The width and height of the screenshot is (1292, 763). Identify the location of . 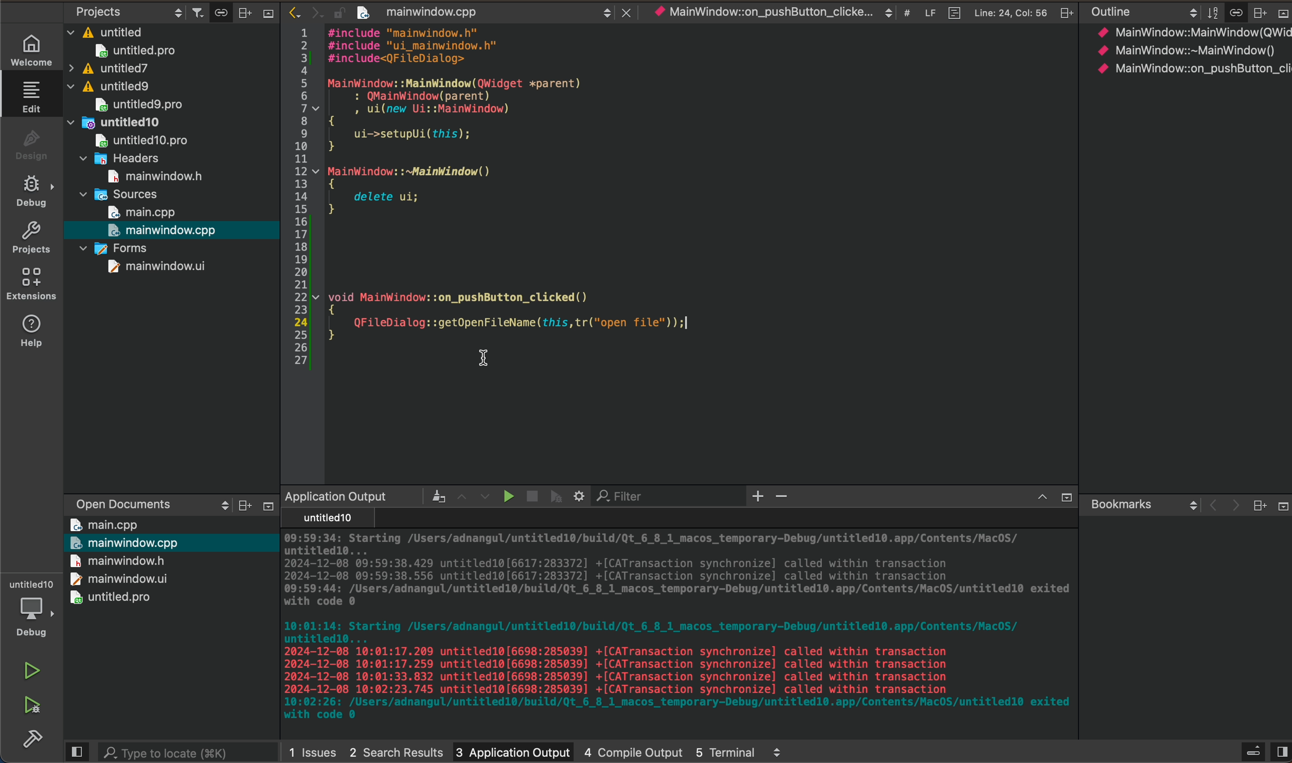
(1258, 12).